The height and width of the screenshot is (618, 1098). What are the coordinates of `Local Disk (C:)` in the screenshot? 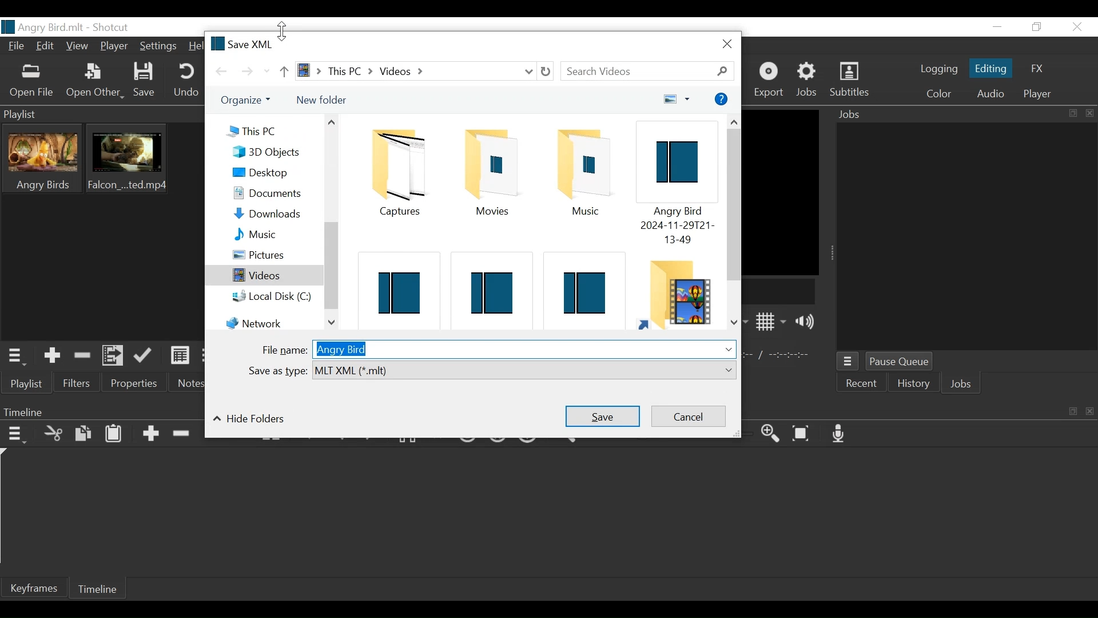 It's located at (276, 297).